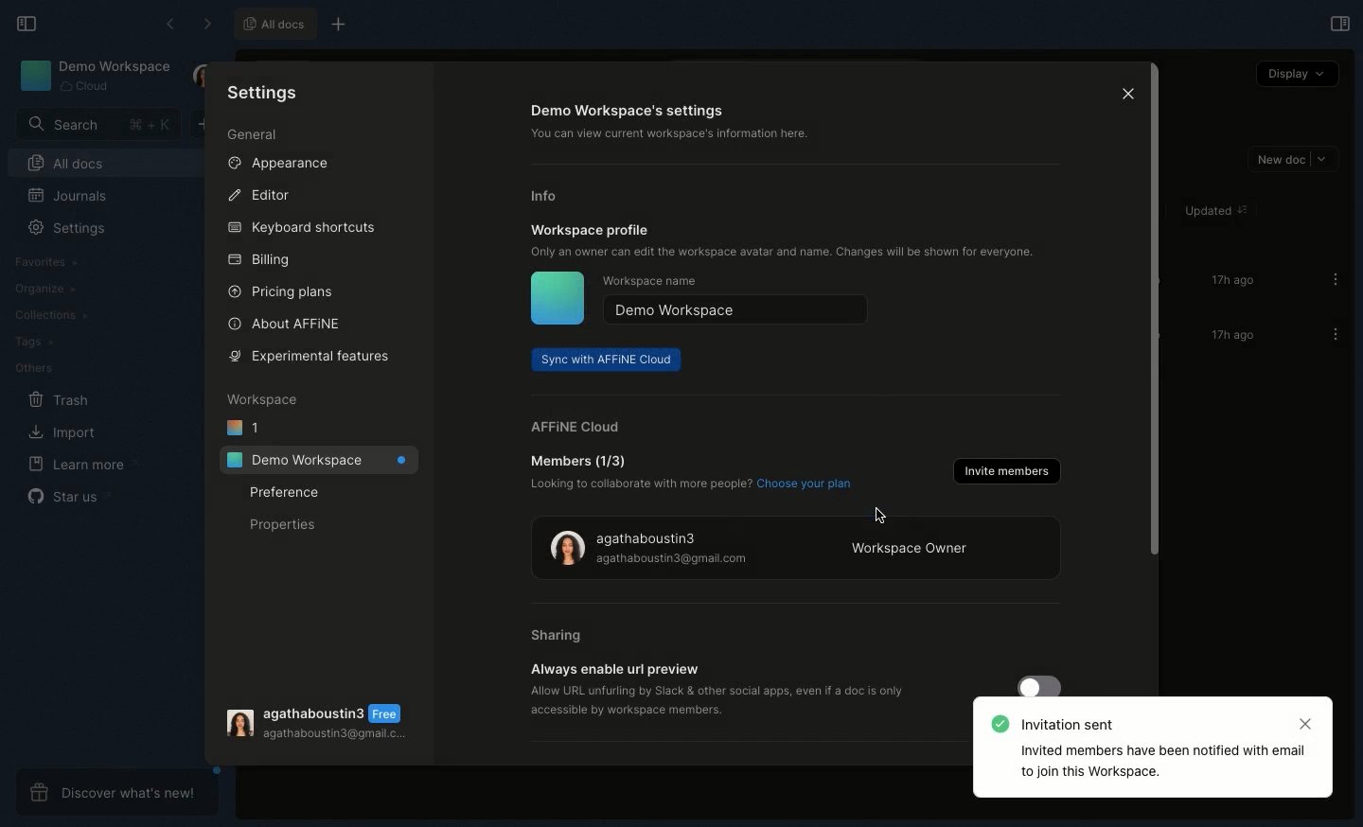  I want to click on Tags, so click(30, 342).